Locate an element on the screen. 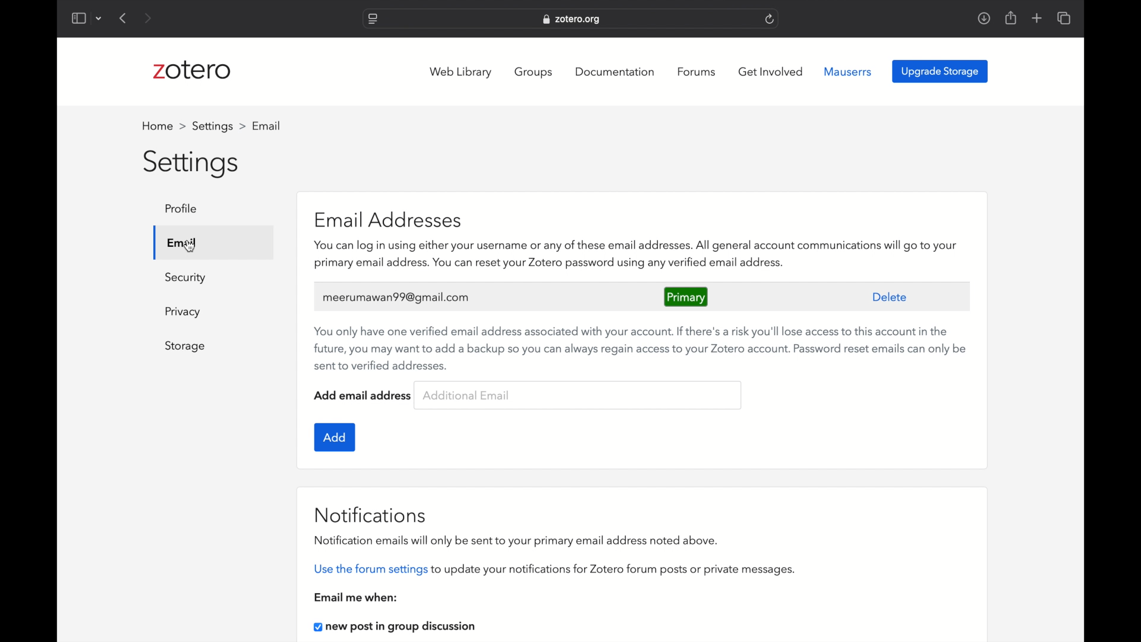 The width and height of the screenshot is (1141, 642). forums is located at coordinates (696, 72).